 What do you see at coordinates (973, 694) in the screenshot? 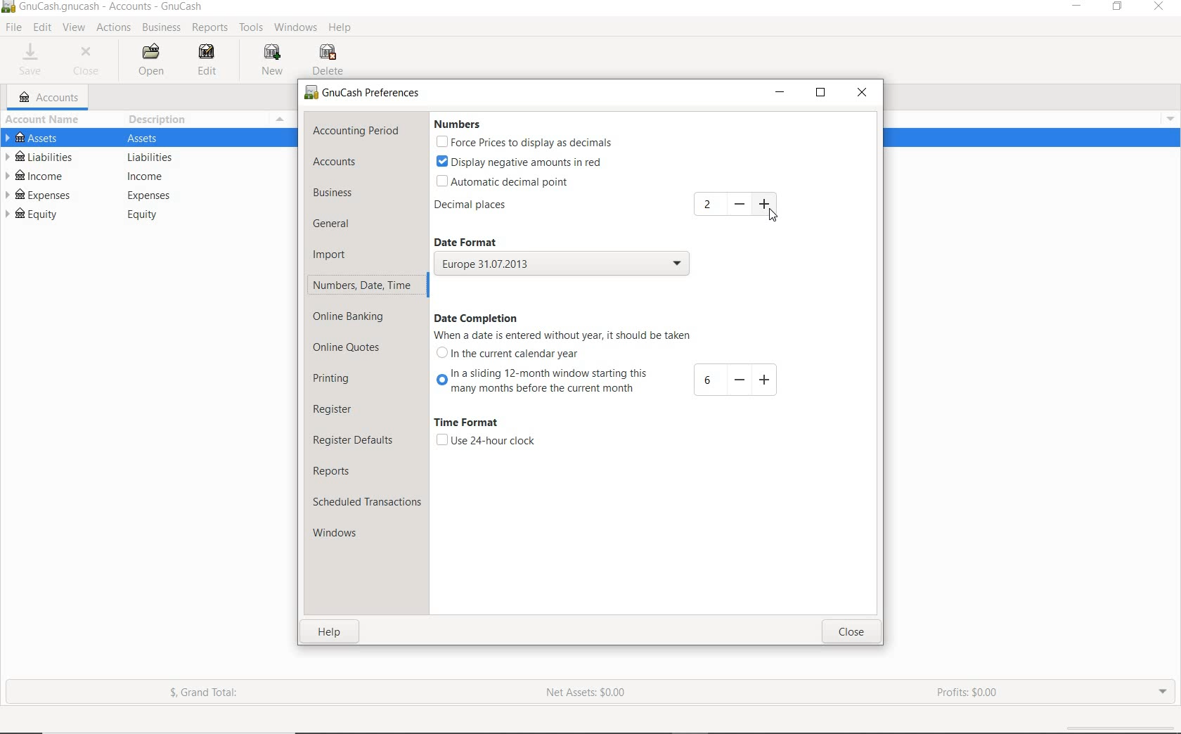
I see `PROFITS` at bounding box center [973, 694].